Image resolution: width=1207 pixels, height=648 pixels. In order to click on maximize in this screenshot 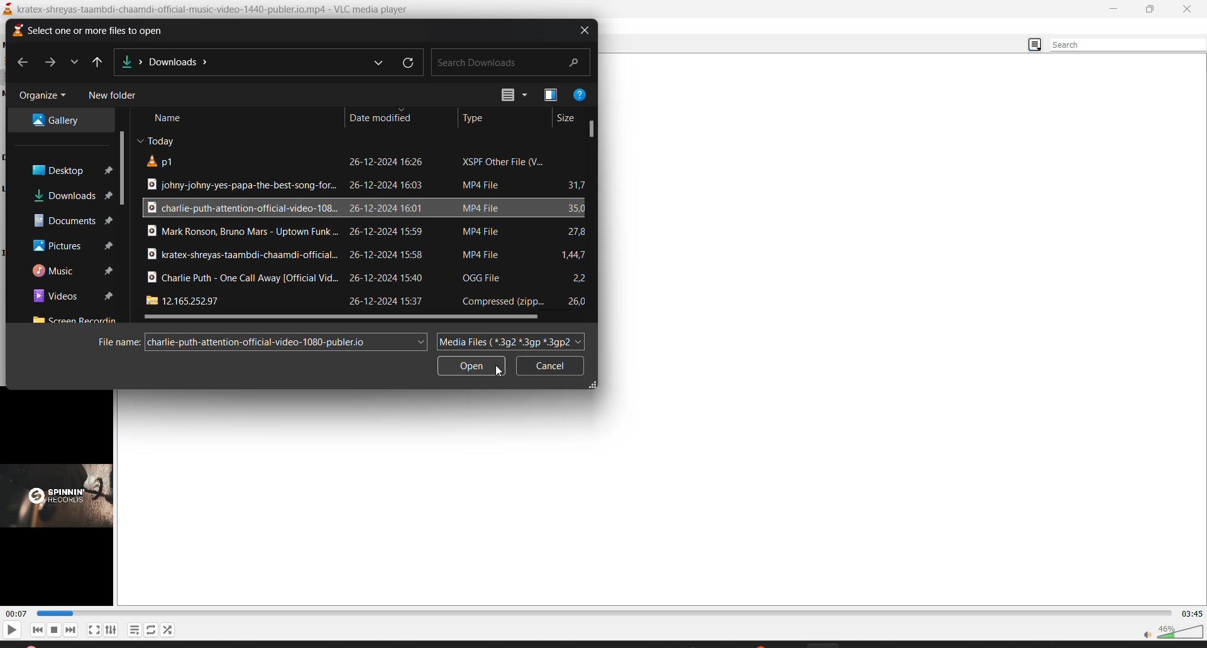, I will do `click(1154, 10)`.